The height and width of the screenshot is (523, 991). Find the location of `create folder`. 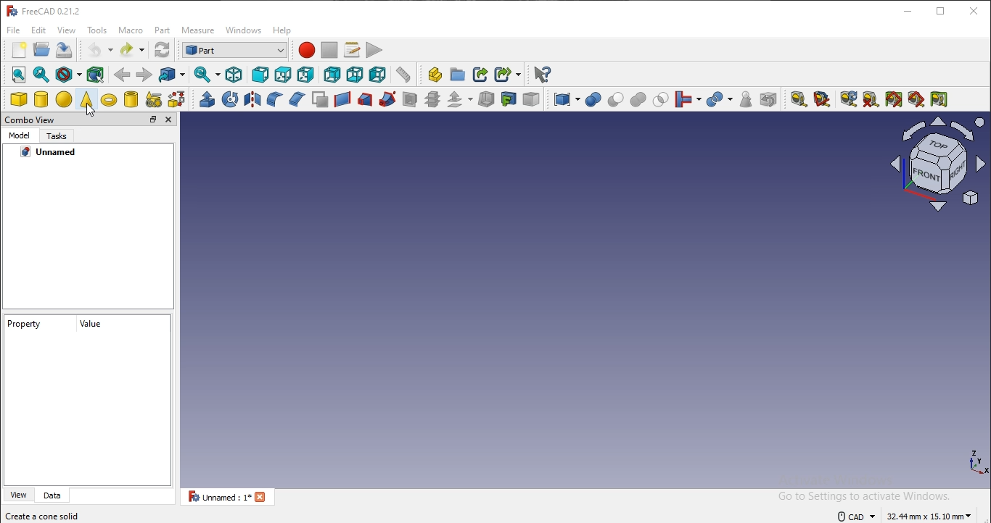

create folder is located at coordinates (459, 73).